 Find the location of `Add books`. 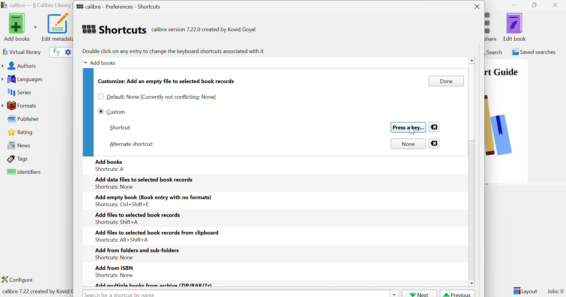

Add books is located at coordinates (104, 62).